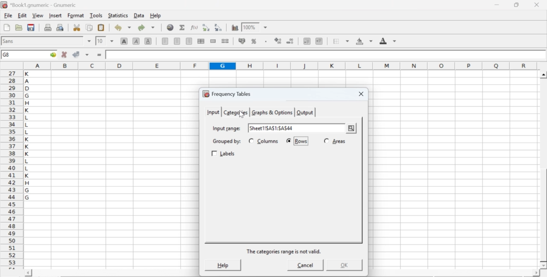 The image size is (547, 277). I want to click on tools, so click(97, 15).